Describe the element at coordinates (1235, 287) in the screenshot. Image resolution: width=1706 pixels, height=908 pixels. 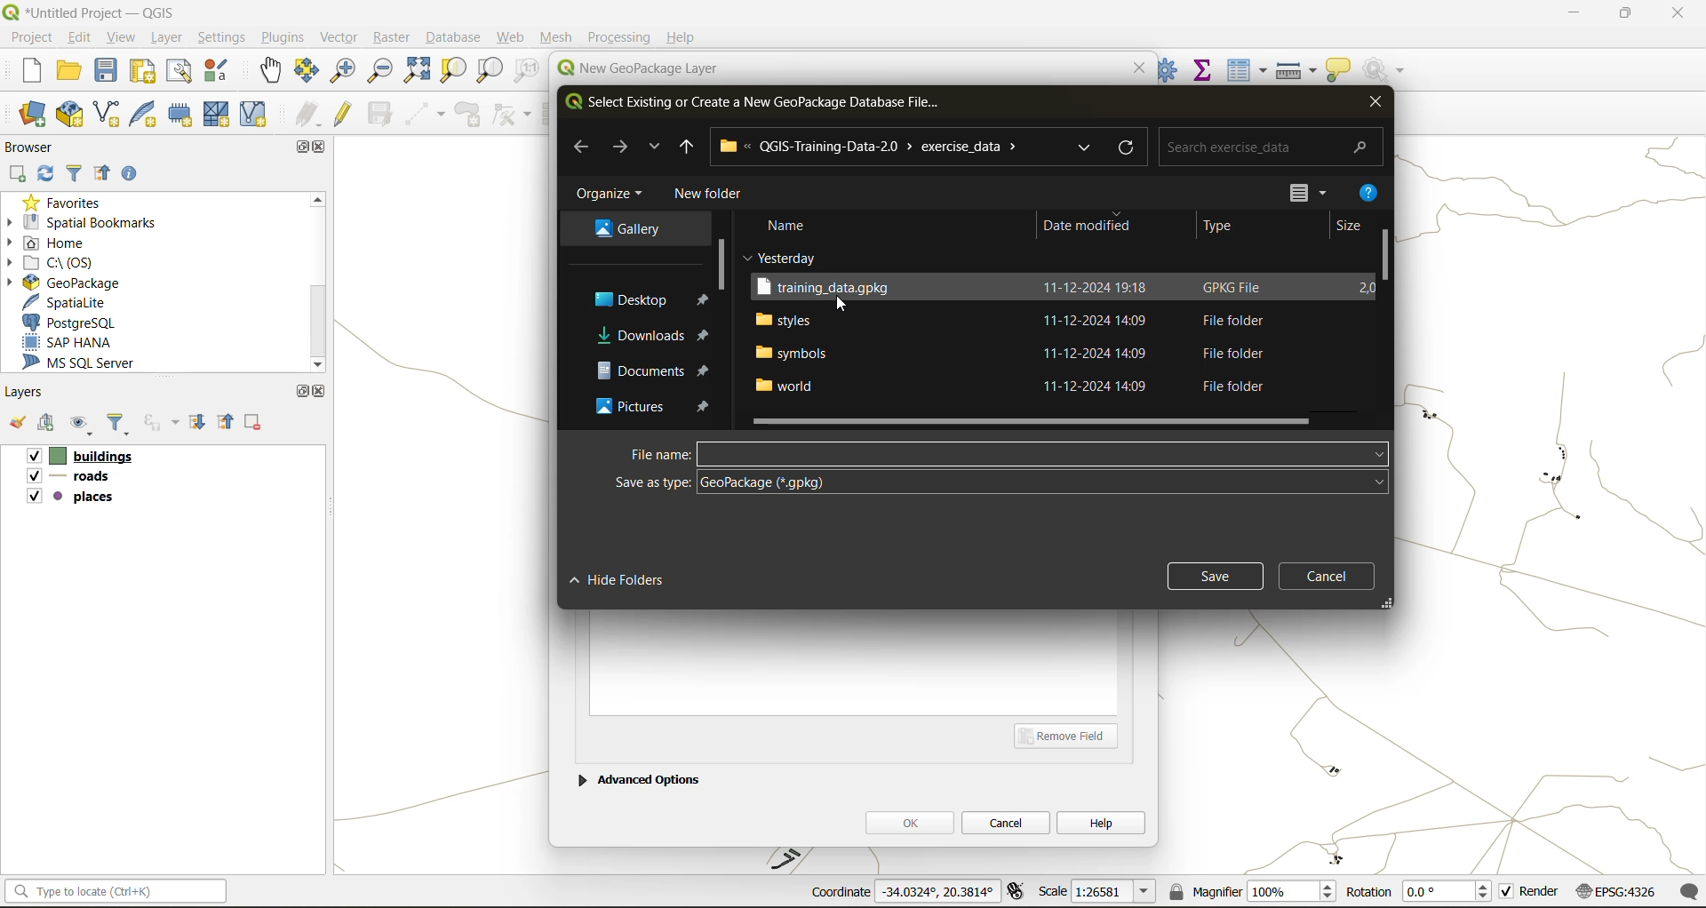
I see `GPKG File` at that location.